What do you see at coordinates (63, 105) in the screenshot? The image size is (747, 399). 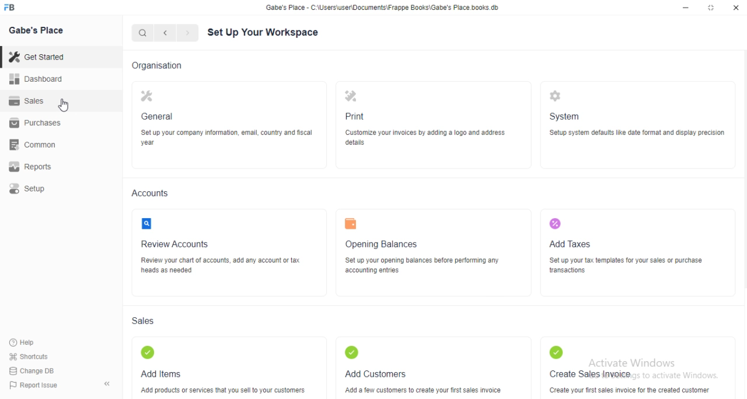 I see `cursor` at bounding box center [63, 105].